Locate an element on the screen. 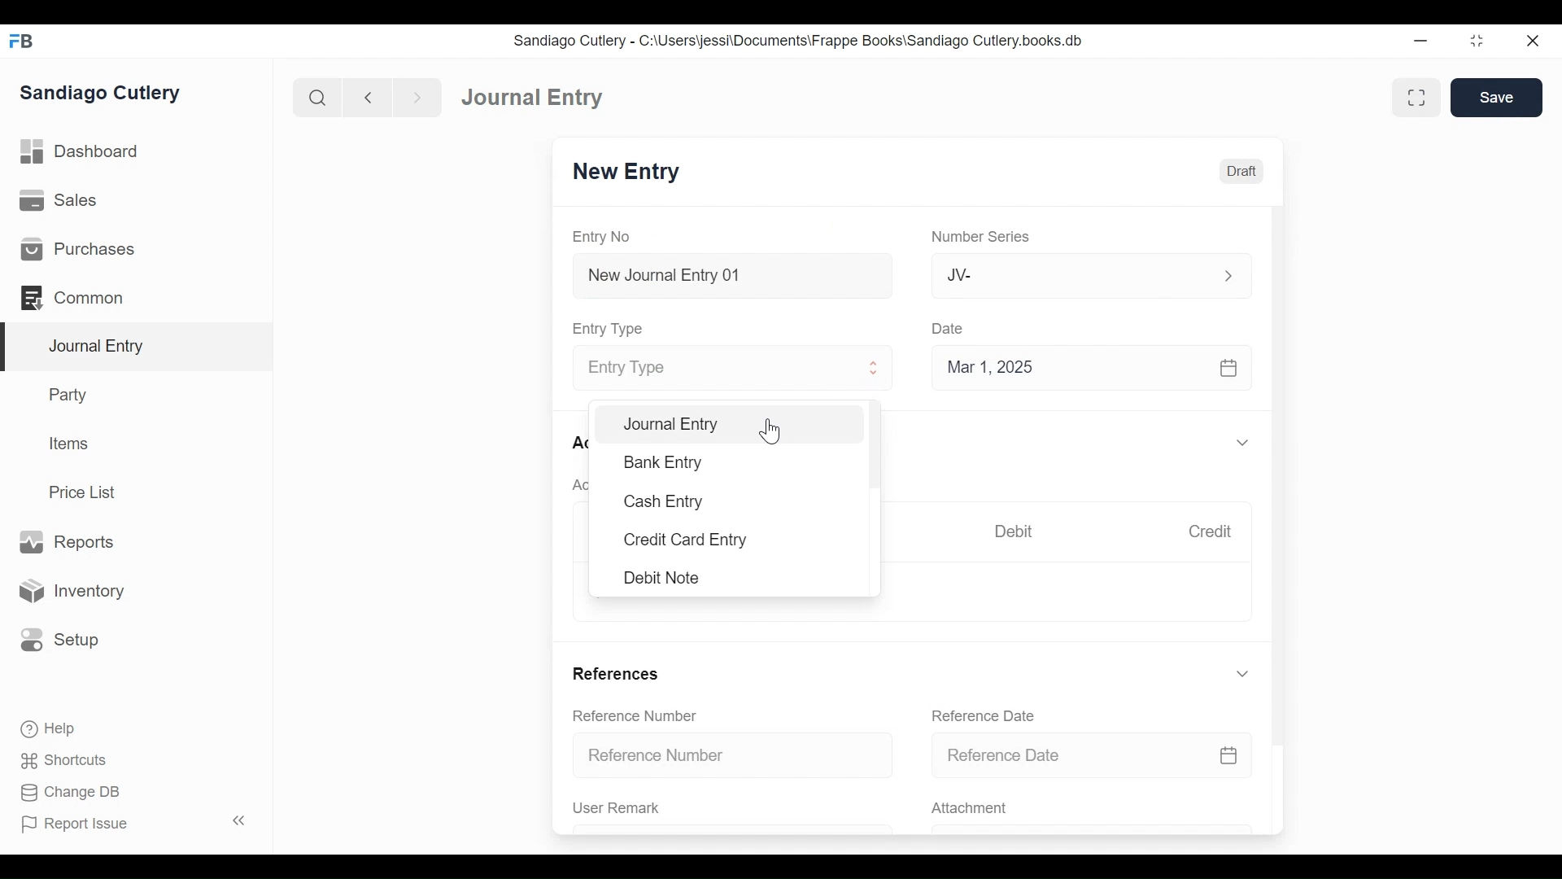 The width and height of the screenshot is (1562, 879). Debit Note is located at coordinates (669, 578).